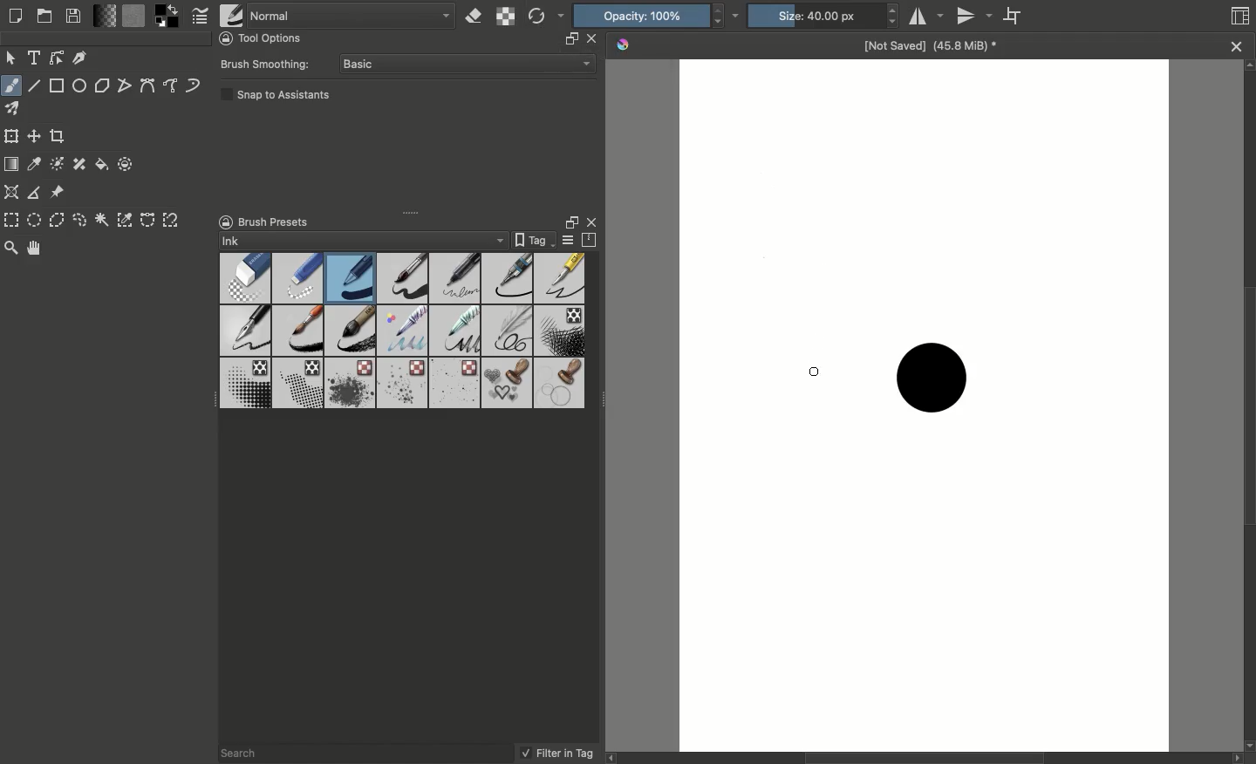 This screenshot has width=1256, height=764. Describe the element at coordinates (172, 86) in the screenshot. I see `Freehand path` at that location.